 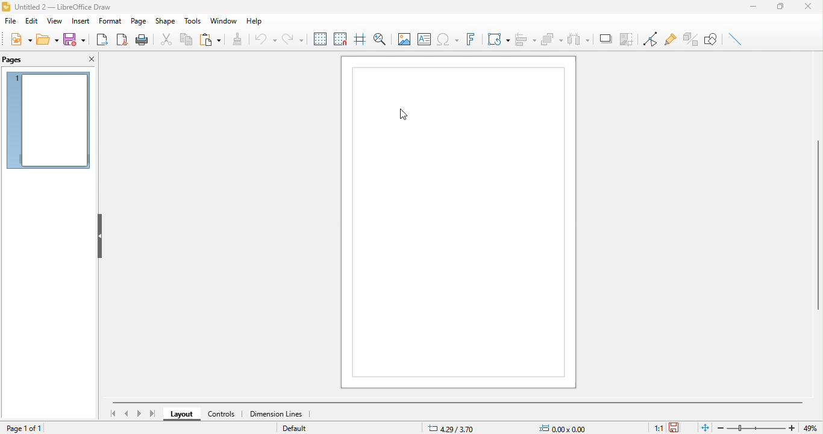 I want to click on first page, so click(x=112, y=413).